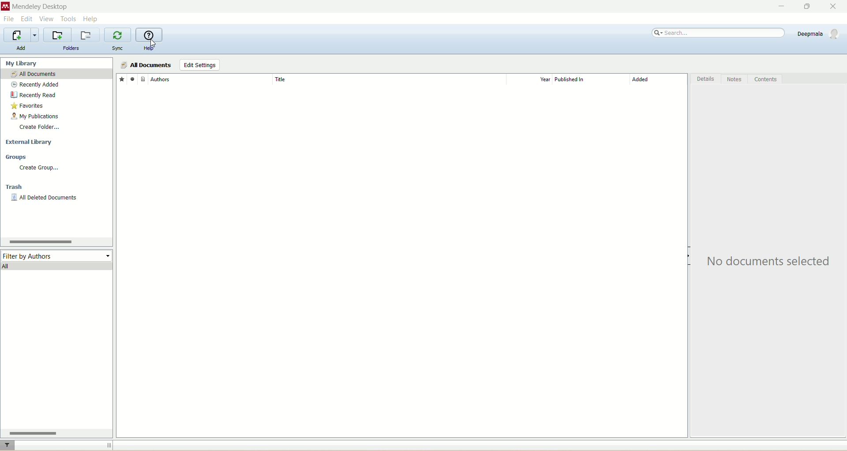 This screenshot has width=847, height=451. What do you see at coordinates (118, 35) in the screenshot?
I see `synchronize library with mendeley web` at bounding box center [118, 35].